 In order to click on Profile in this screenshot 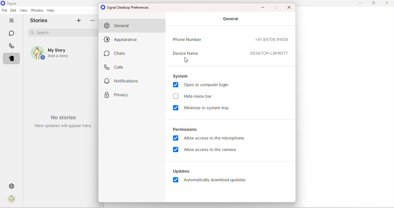, I will do `click(13, 200)`.